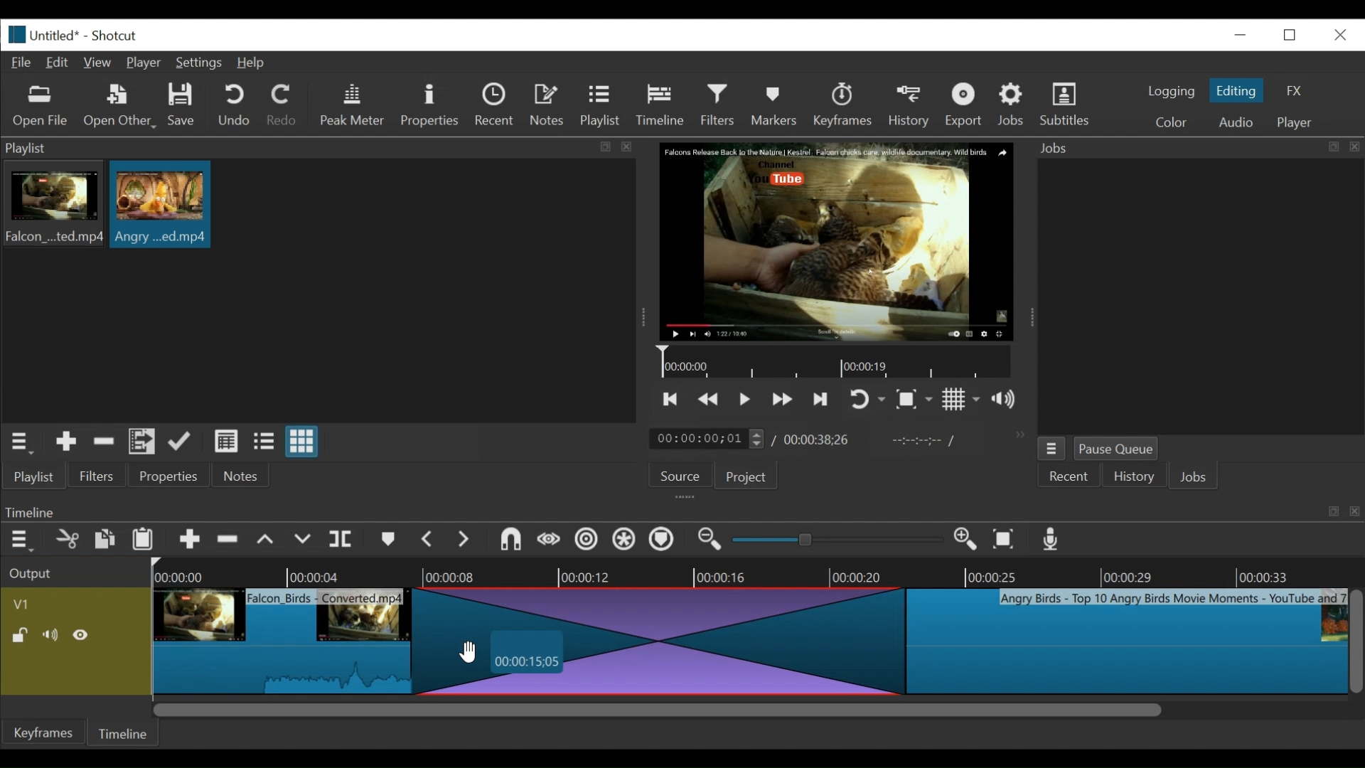  I want to click on view as icons, so click(300, 442).